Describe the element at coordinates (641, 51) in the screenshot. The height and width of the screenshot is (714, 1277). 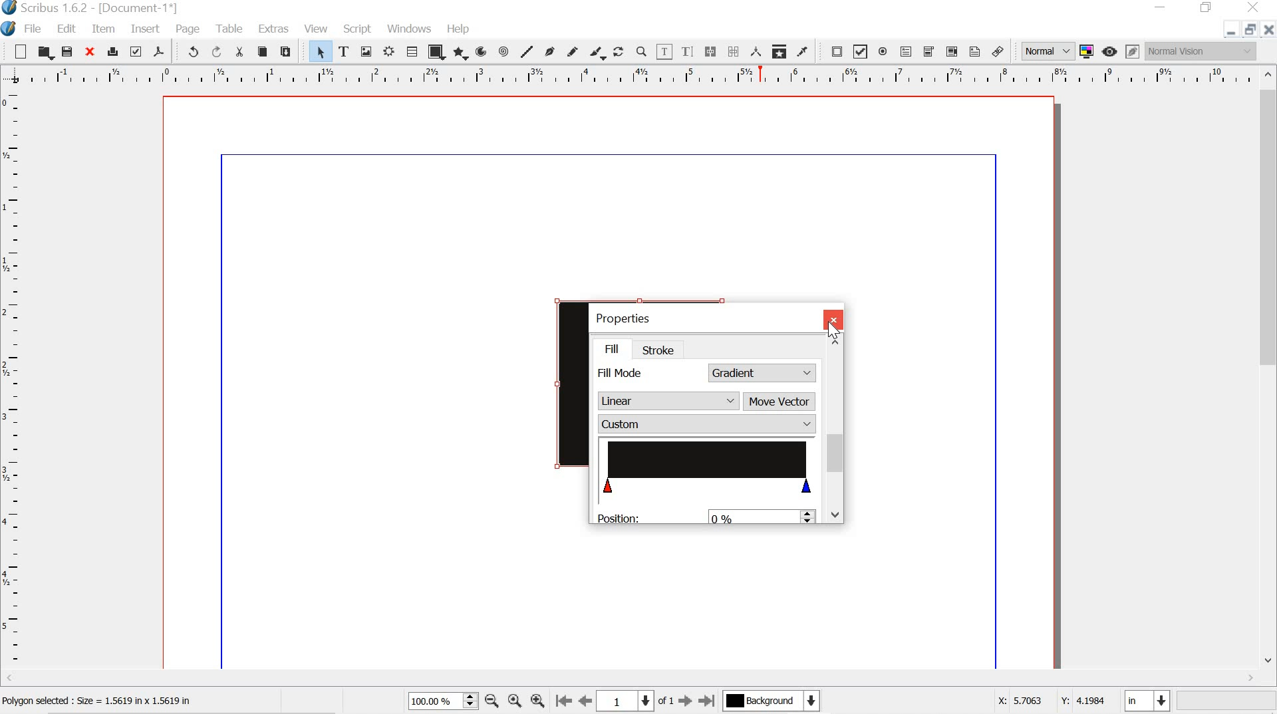
I see `zoom in or zoom out` at that location.